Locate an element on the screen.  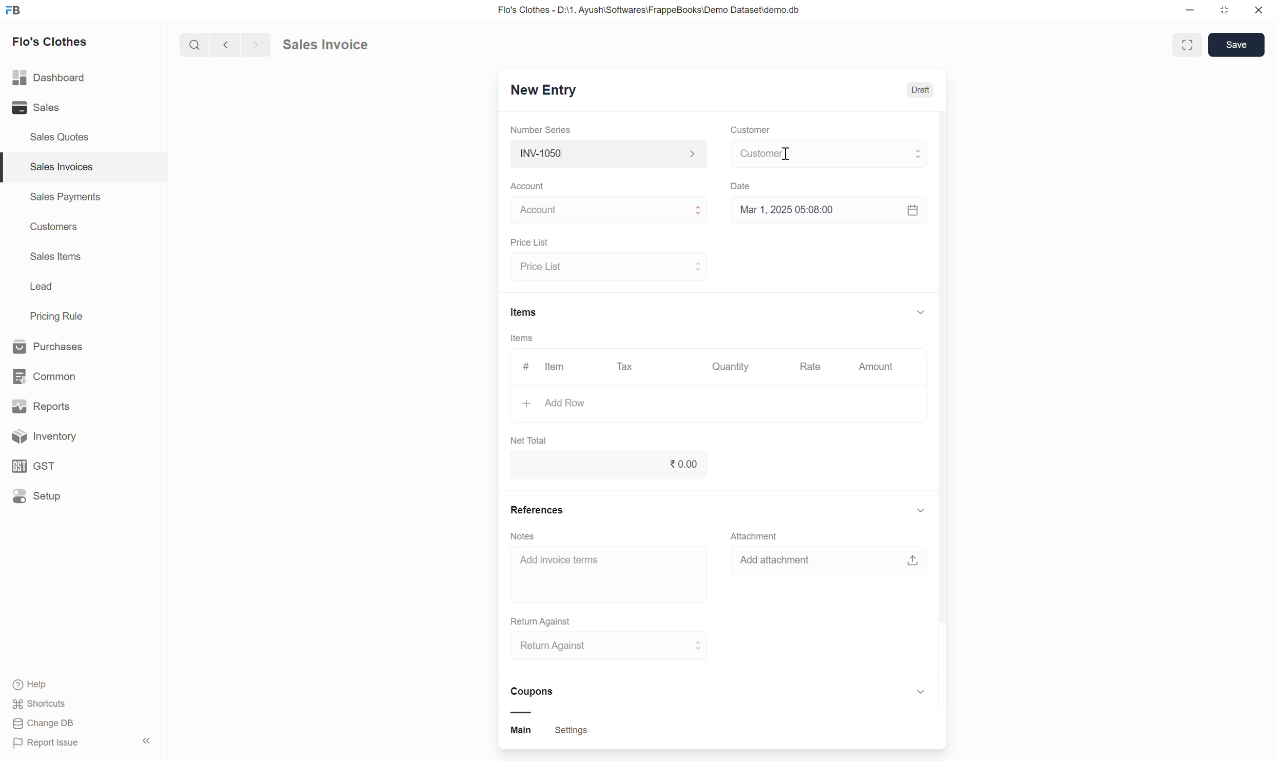
Inventory  is located at coordinates (77, 436).